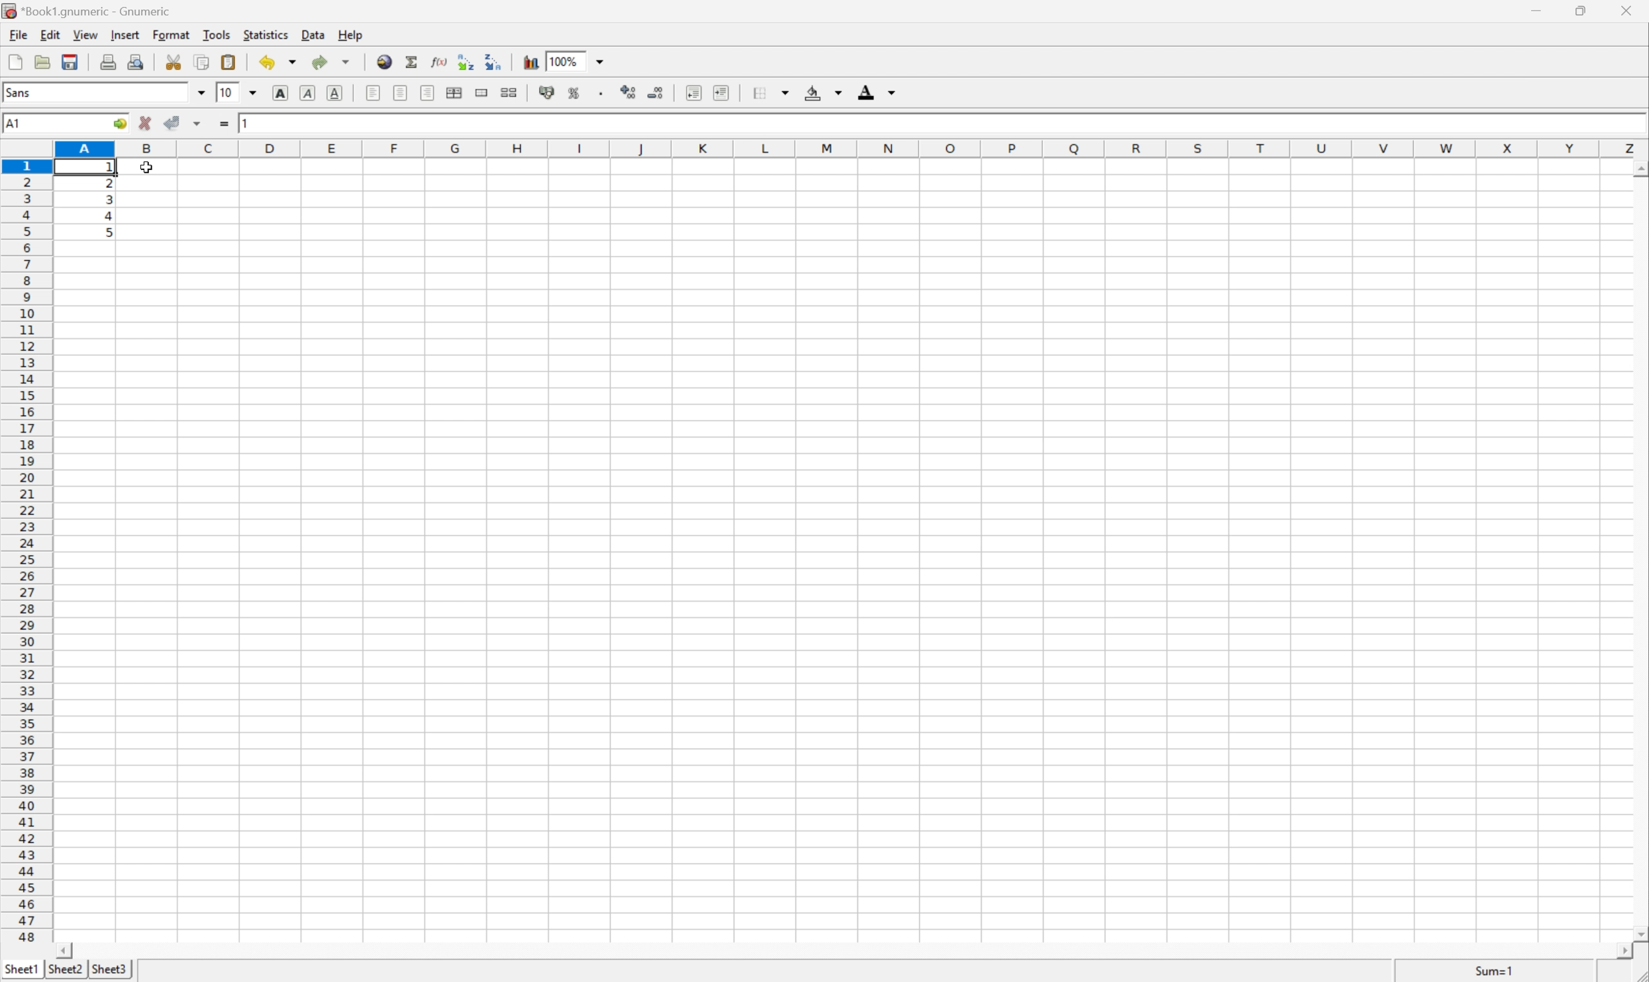 Image resolution: width=1649 pixels, height=982 pixels. I want to click on Minimize, so click(1539, 10).